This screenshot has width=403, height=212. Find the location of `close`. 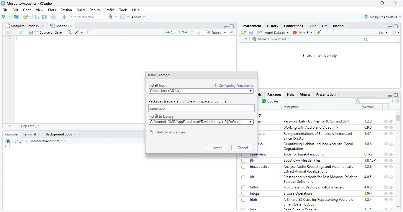

close is located at coordinates (391, 177).